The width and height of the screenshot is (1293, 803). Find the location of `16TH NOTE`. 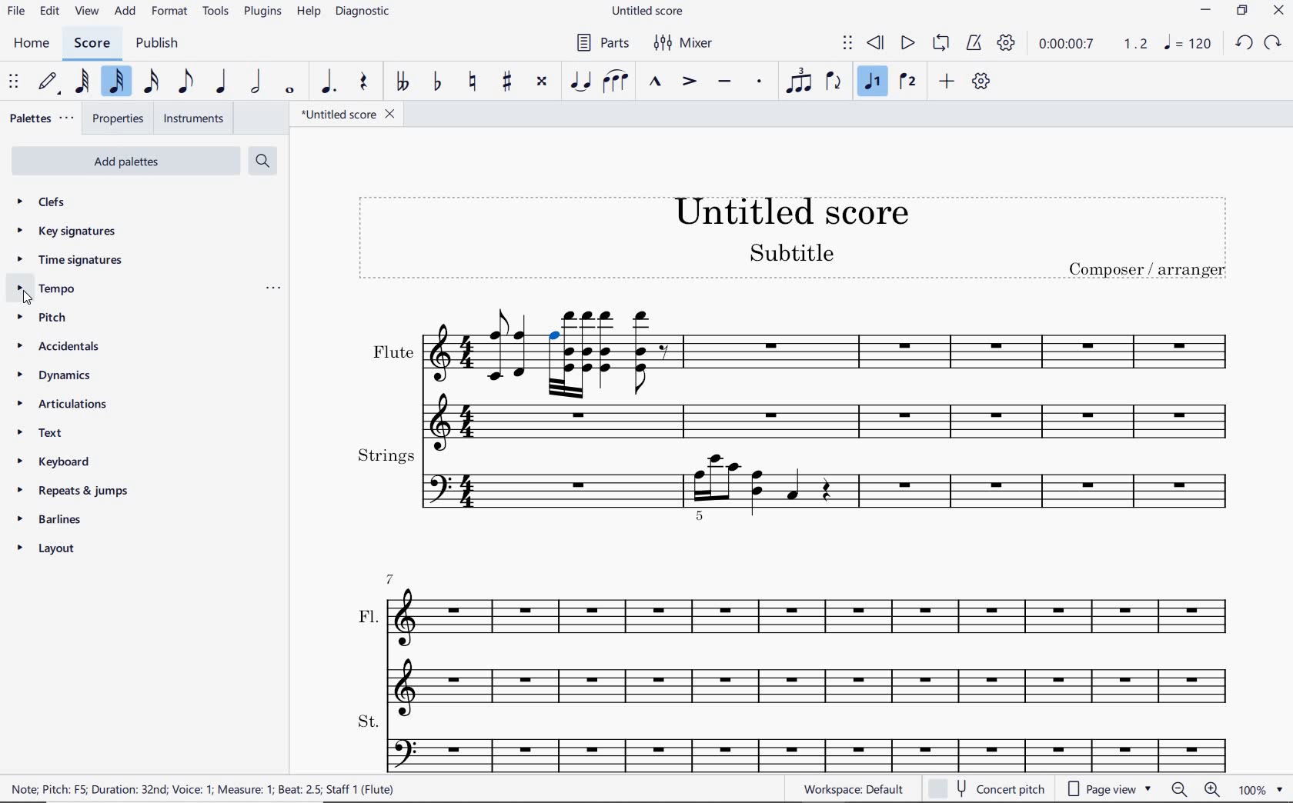

16TH NOTE is located at coordinates (152, 85).